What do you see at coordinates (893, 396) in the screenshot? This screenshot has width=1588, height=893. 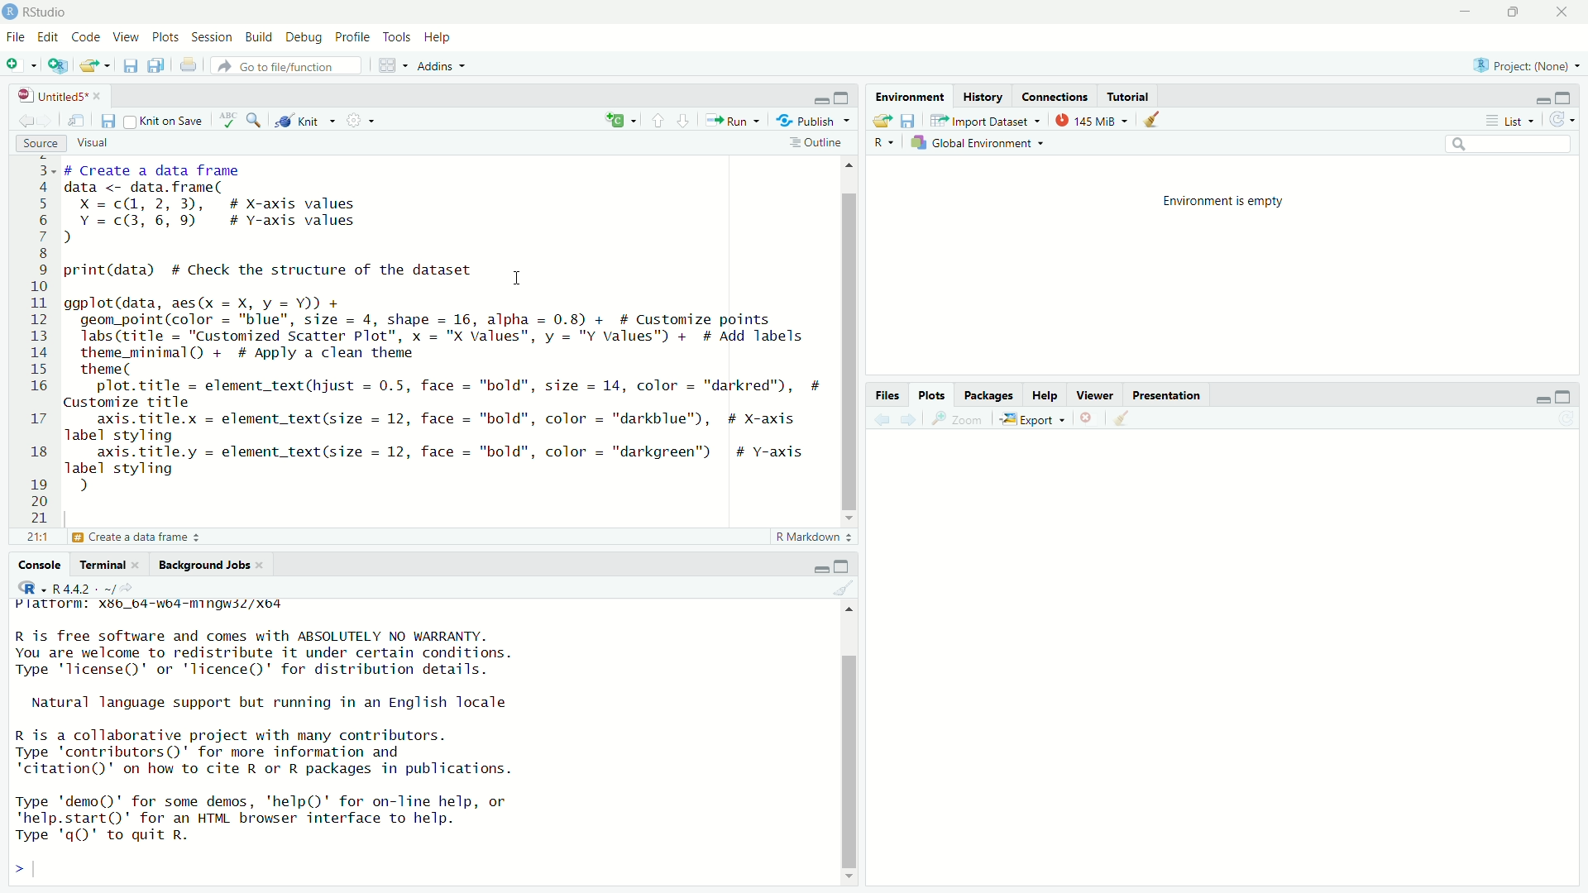 I see `Files` at bounding box center [893, 396].